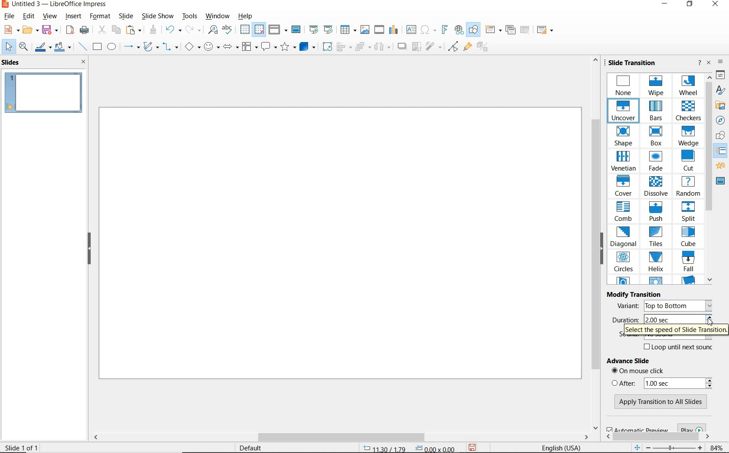 Image resolution: width=729 pixels, height=453 pixels. I want to click on MODIFY TRANSITION, so click(635, 294).